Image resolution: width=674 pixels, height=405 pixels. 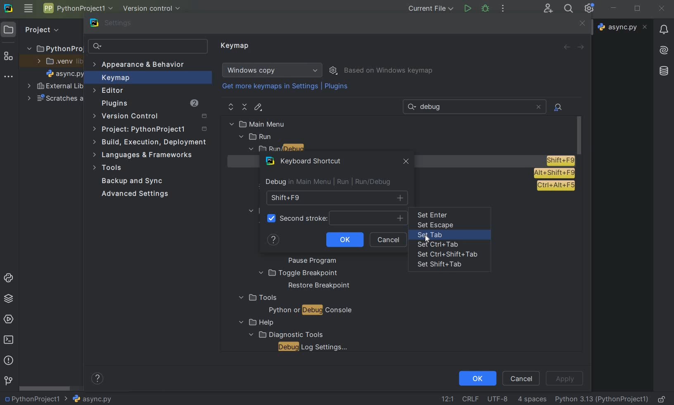 What do you see at coordinates (368, 182) in the screenshot?
I see `run/debug` at bounding box center [368, 182].